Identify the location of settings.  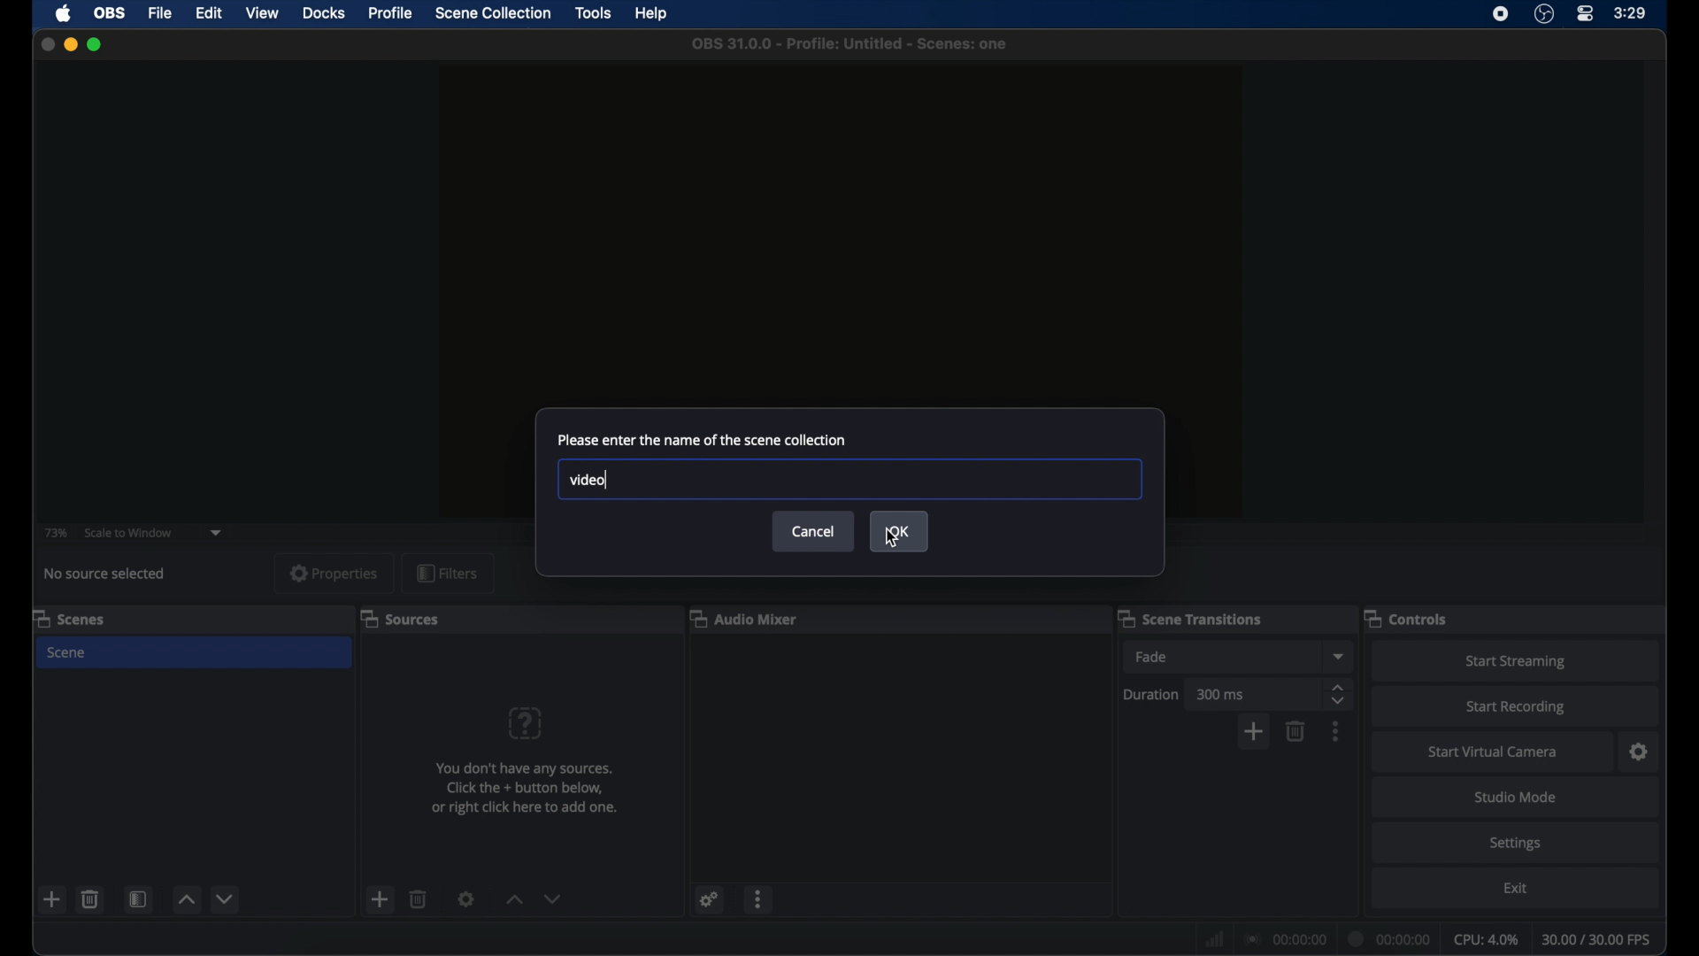
(467, 898).